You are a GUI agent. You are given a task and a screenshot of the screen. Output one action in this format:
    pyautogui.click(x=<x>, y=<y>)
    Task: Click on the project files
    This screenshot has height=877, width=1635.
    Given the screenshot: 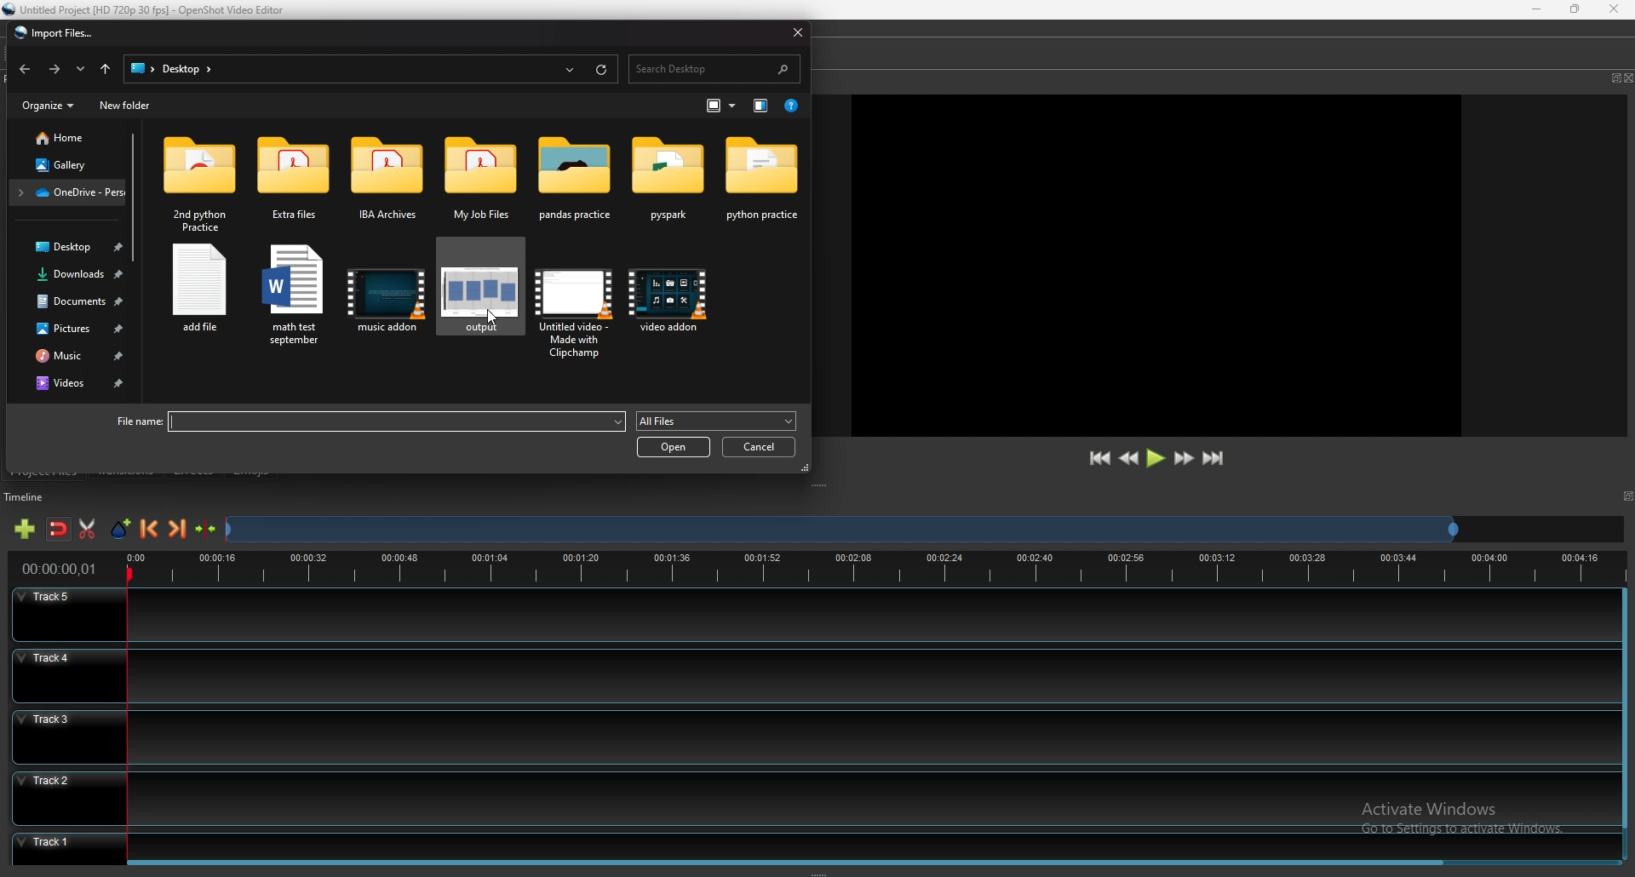 What is the action you would take?
    pyautogui.click(x=45, y=471)
    